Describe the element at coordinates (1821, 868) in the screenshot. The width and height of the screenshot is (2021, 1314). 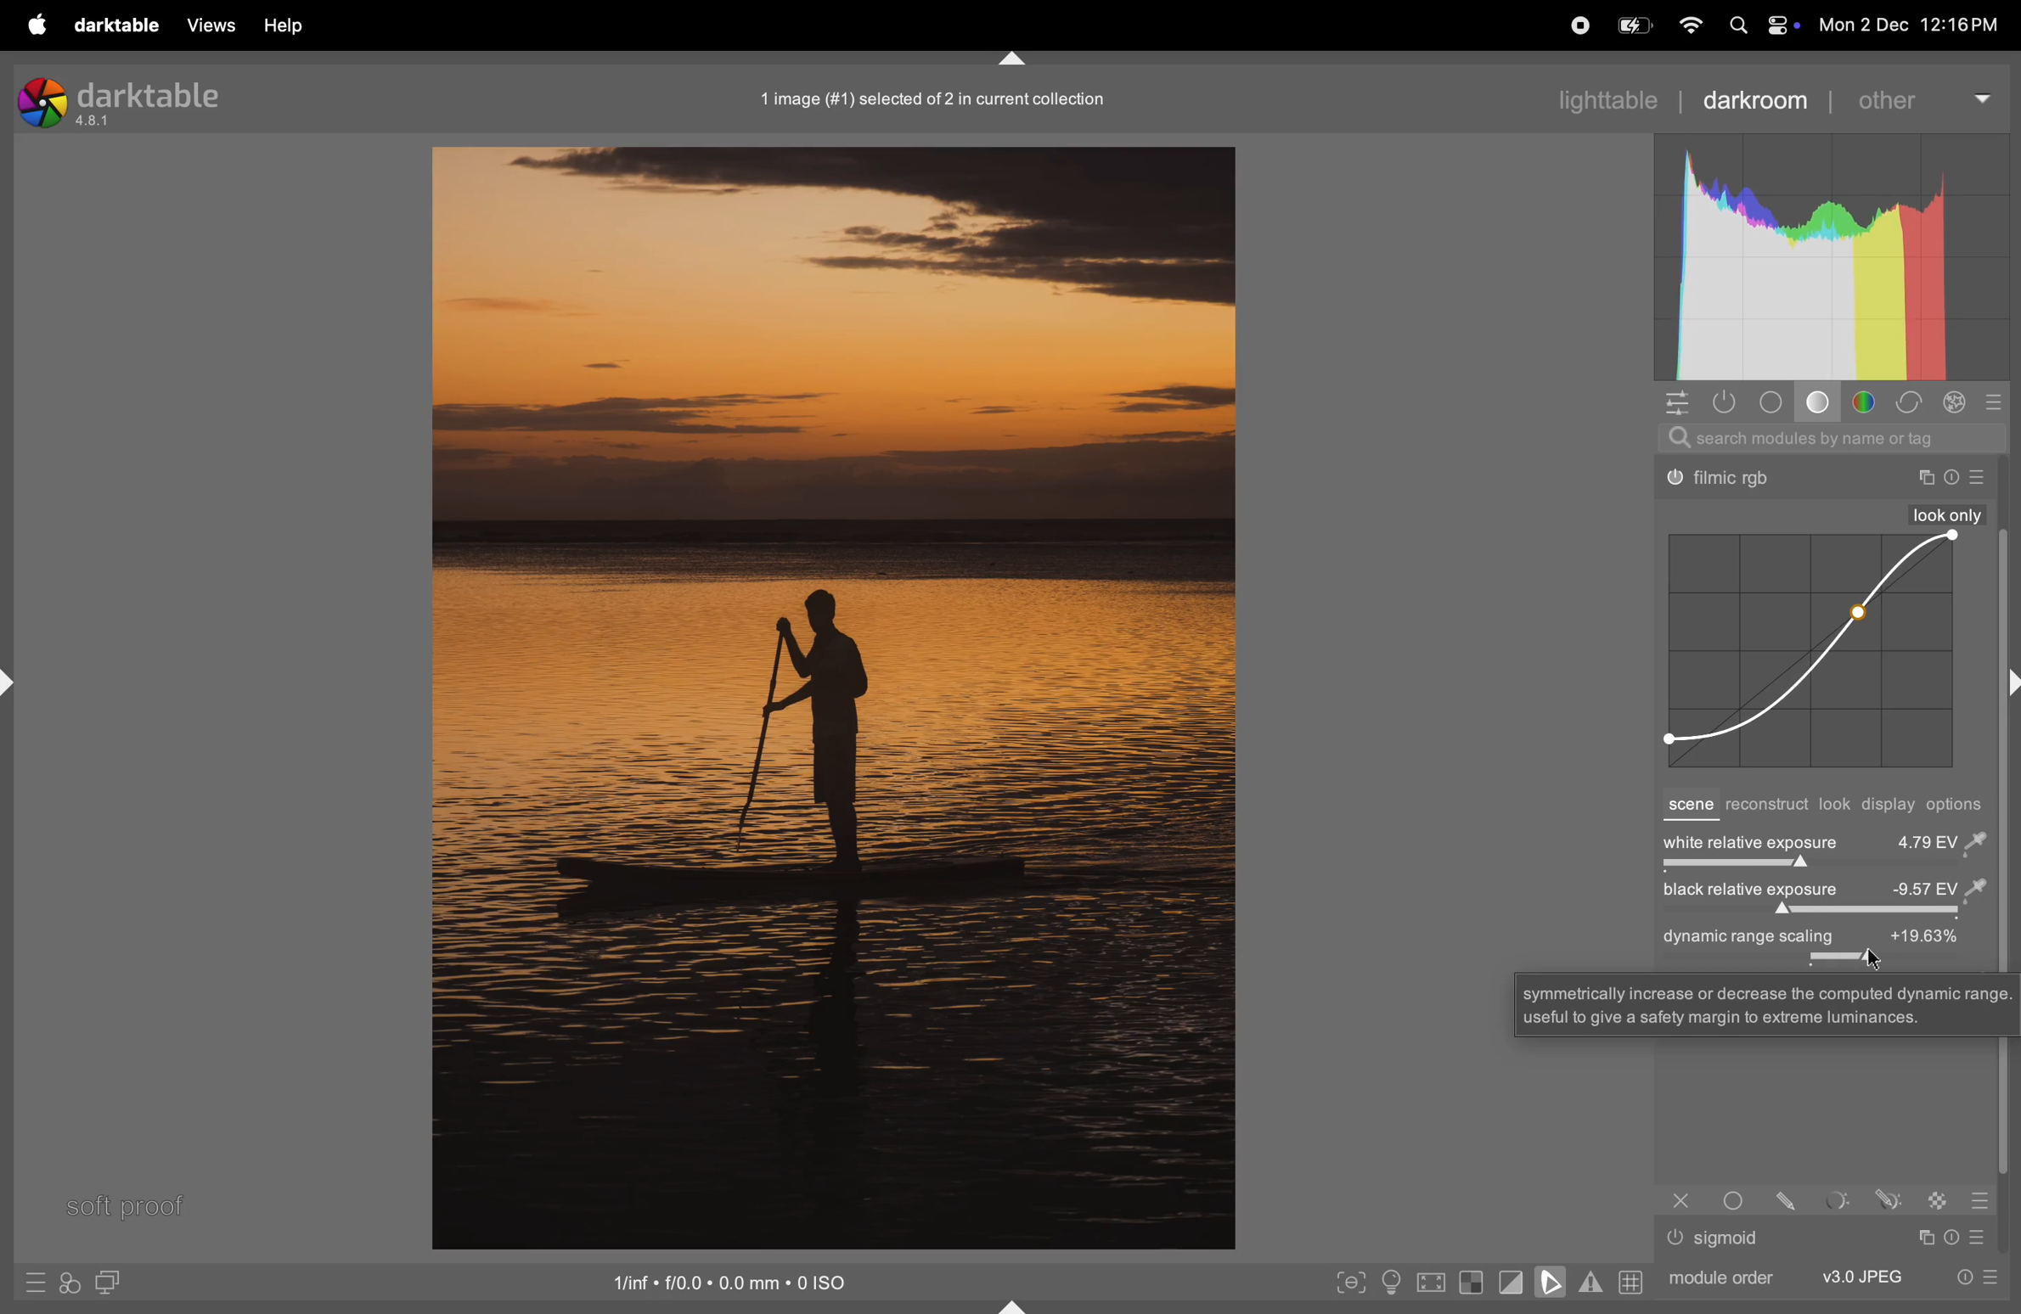
I see `toggle bar` at that location.